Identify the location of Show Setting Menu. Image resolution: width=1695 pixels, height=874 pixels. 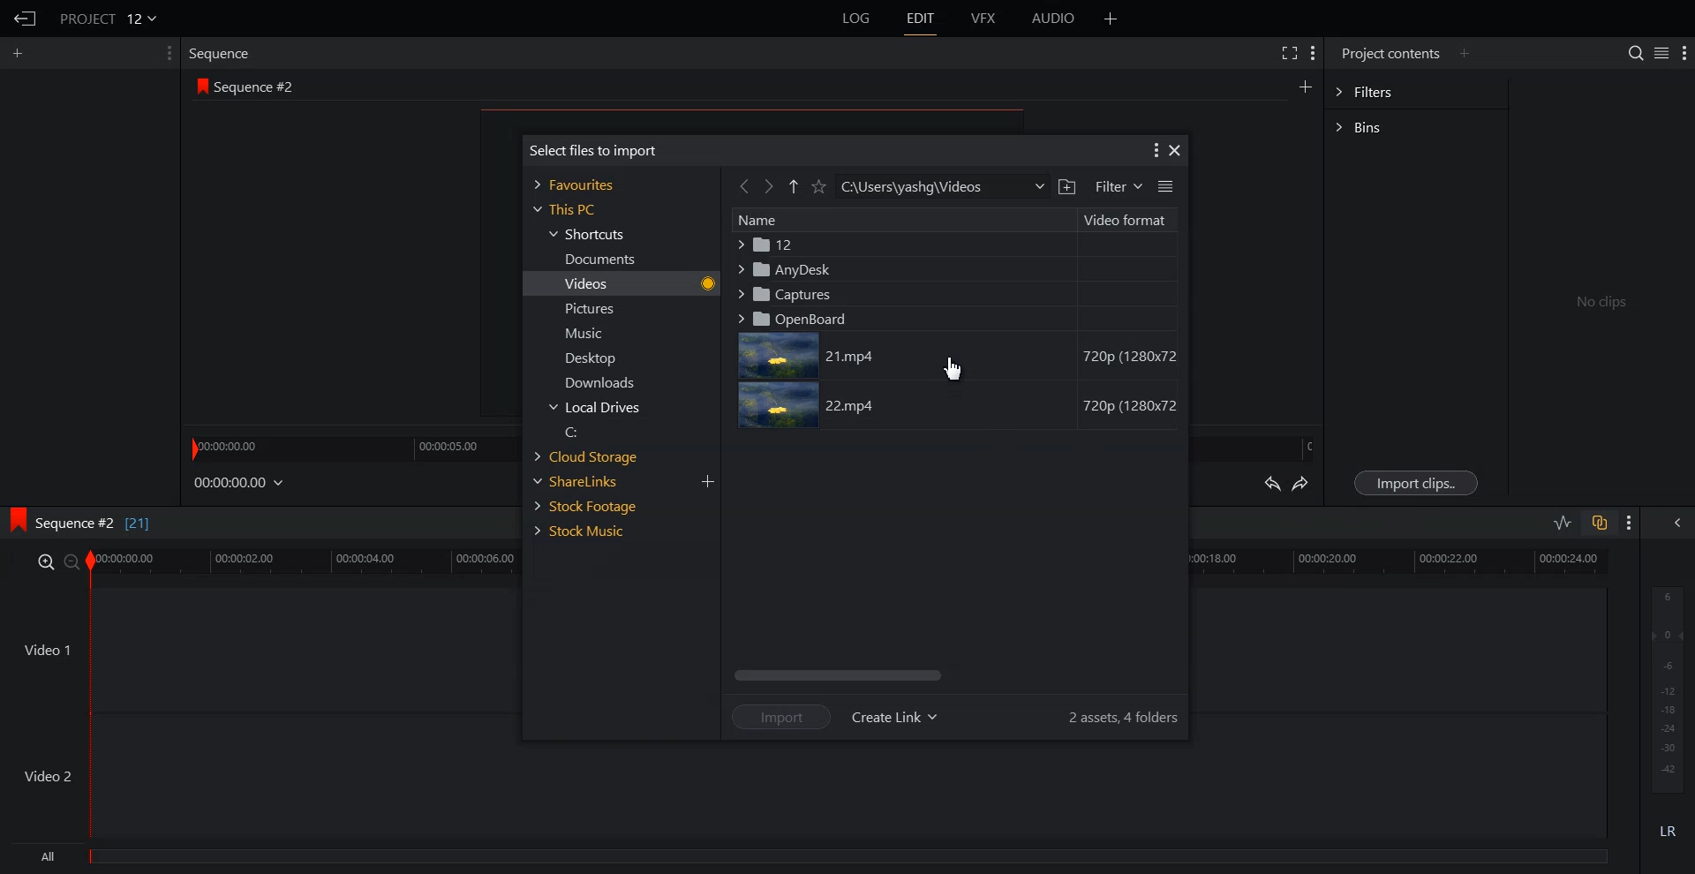
(1630, 524).